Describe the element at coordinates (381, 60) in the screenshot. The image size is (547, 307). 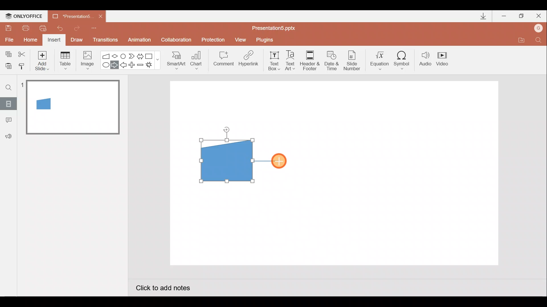
I see `Equation` at that location.